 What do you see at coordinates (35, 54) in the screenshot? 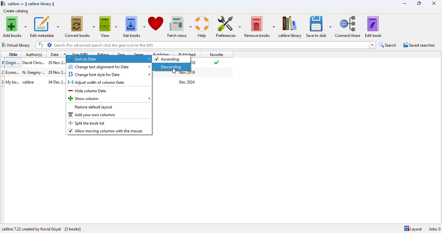
I see `author(s)` at bounding box center [35, 54].